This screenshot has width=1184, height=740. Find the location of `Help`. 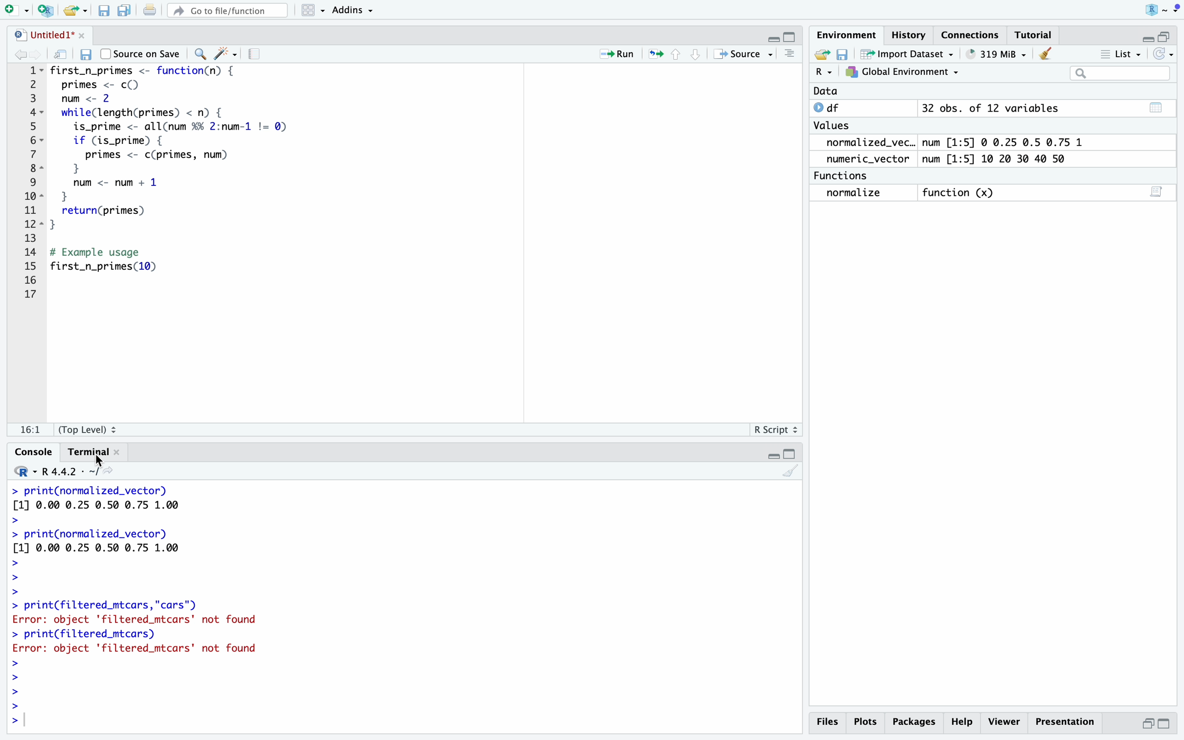

Help is located at coordinates (963, 720).